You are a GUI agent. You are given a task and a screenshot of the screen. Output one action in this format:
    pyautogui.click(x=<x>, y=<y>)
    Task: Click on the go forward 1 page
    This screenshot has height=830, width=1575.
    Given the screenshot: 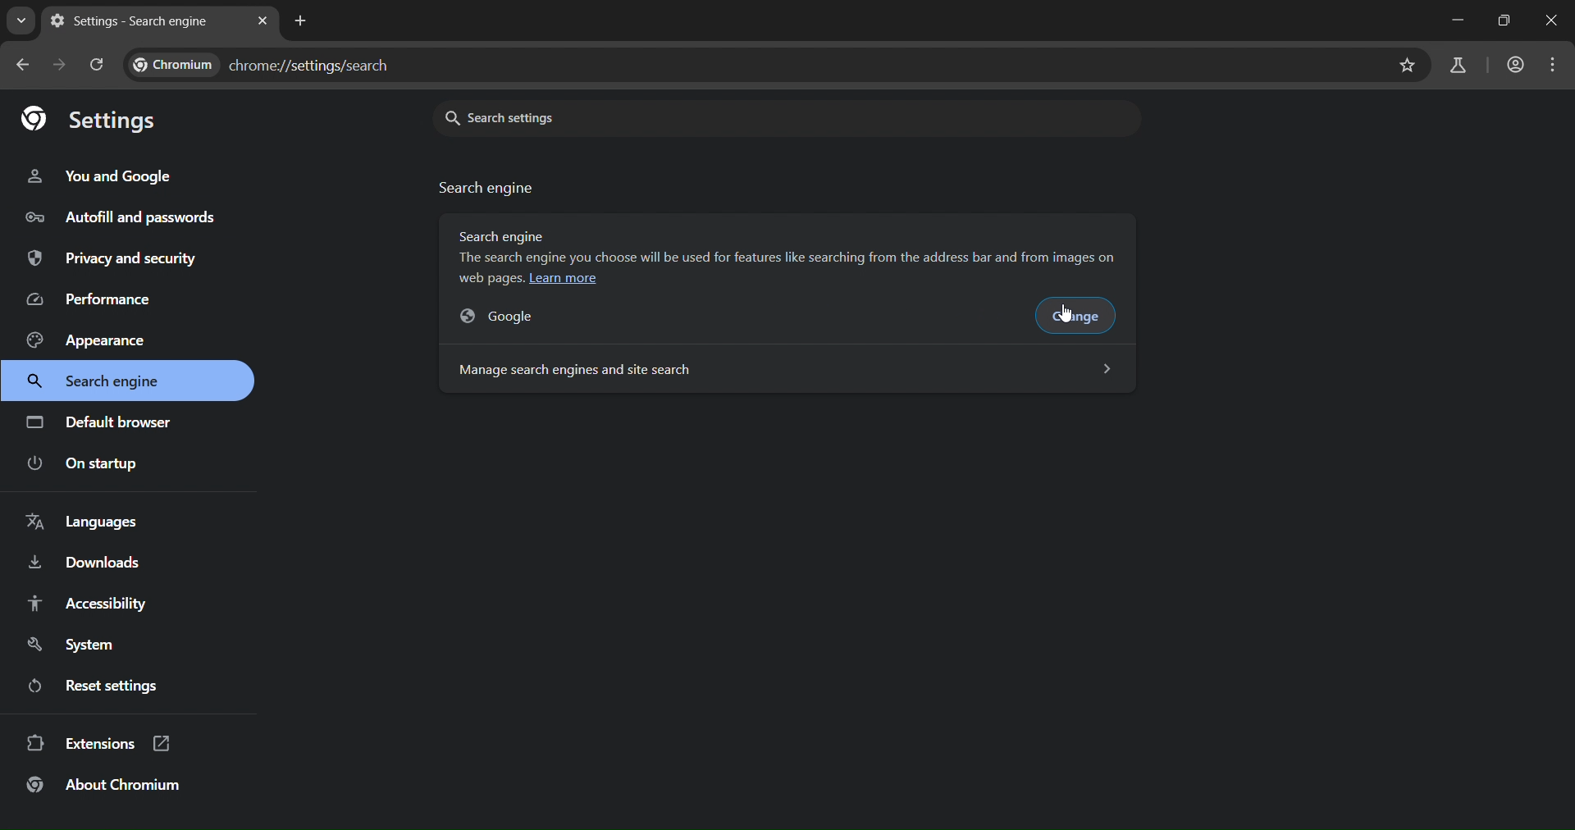 What is the action you would take?
    pyautogui.click(x=59, y=64)
    